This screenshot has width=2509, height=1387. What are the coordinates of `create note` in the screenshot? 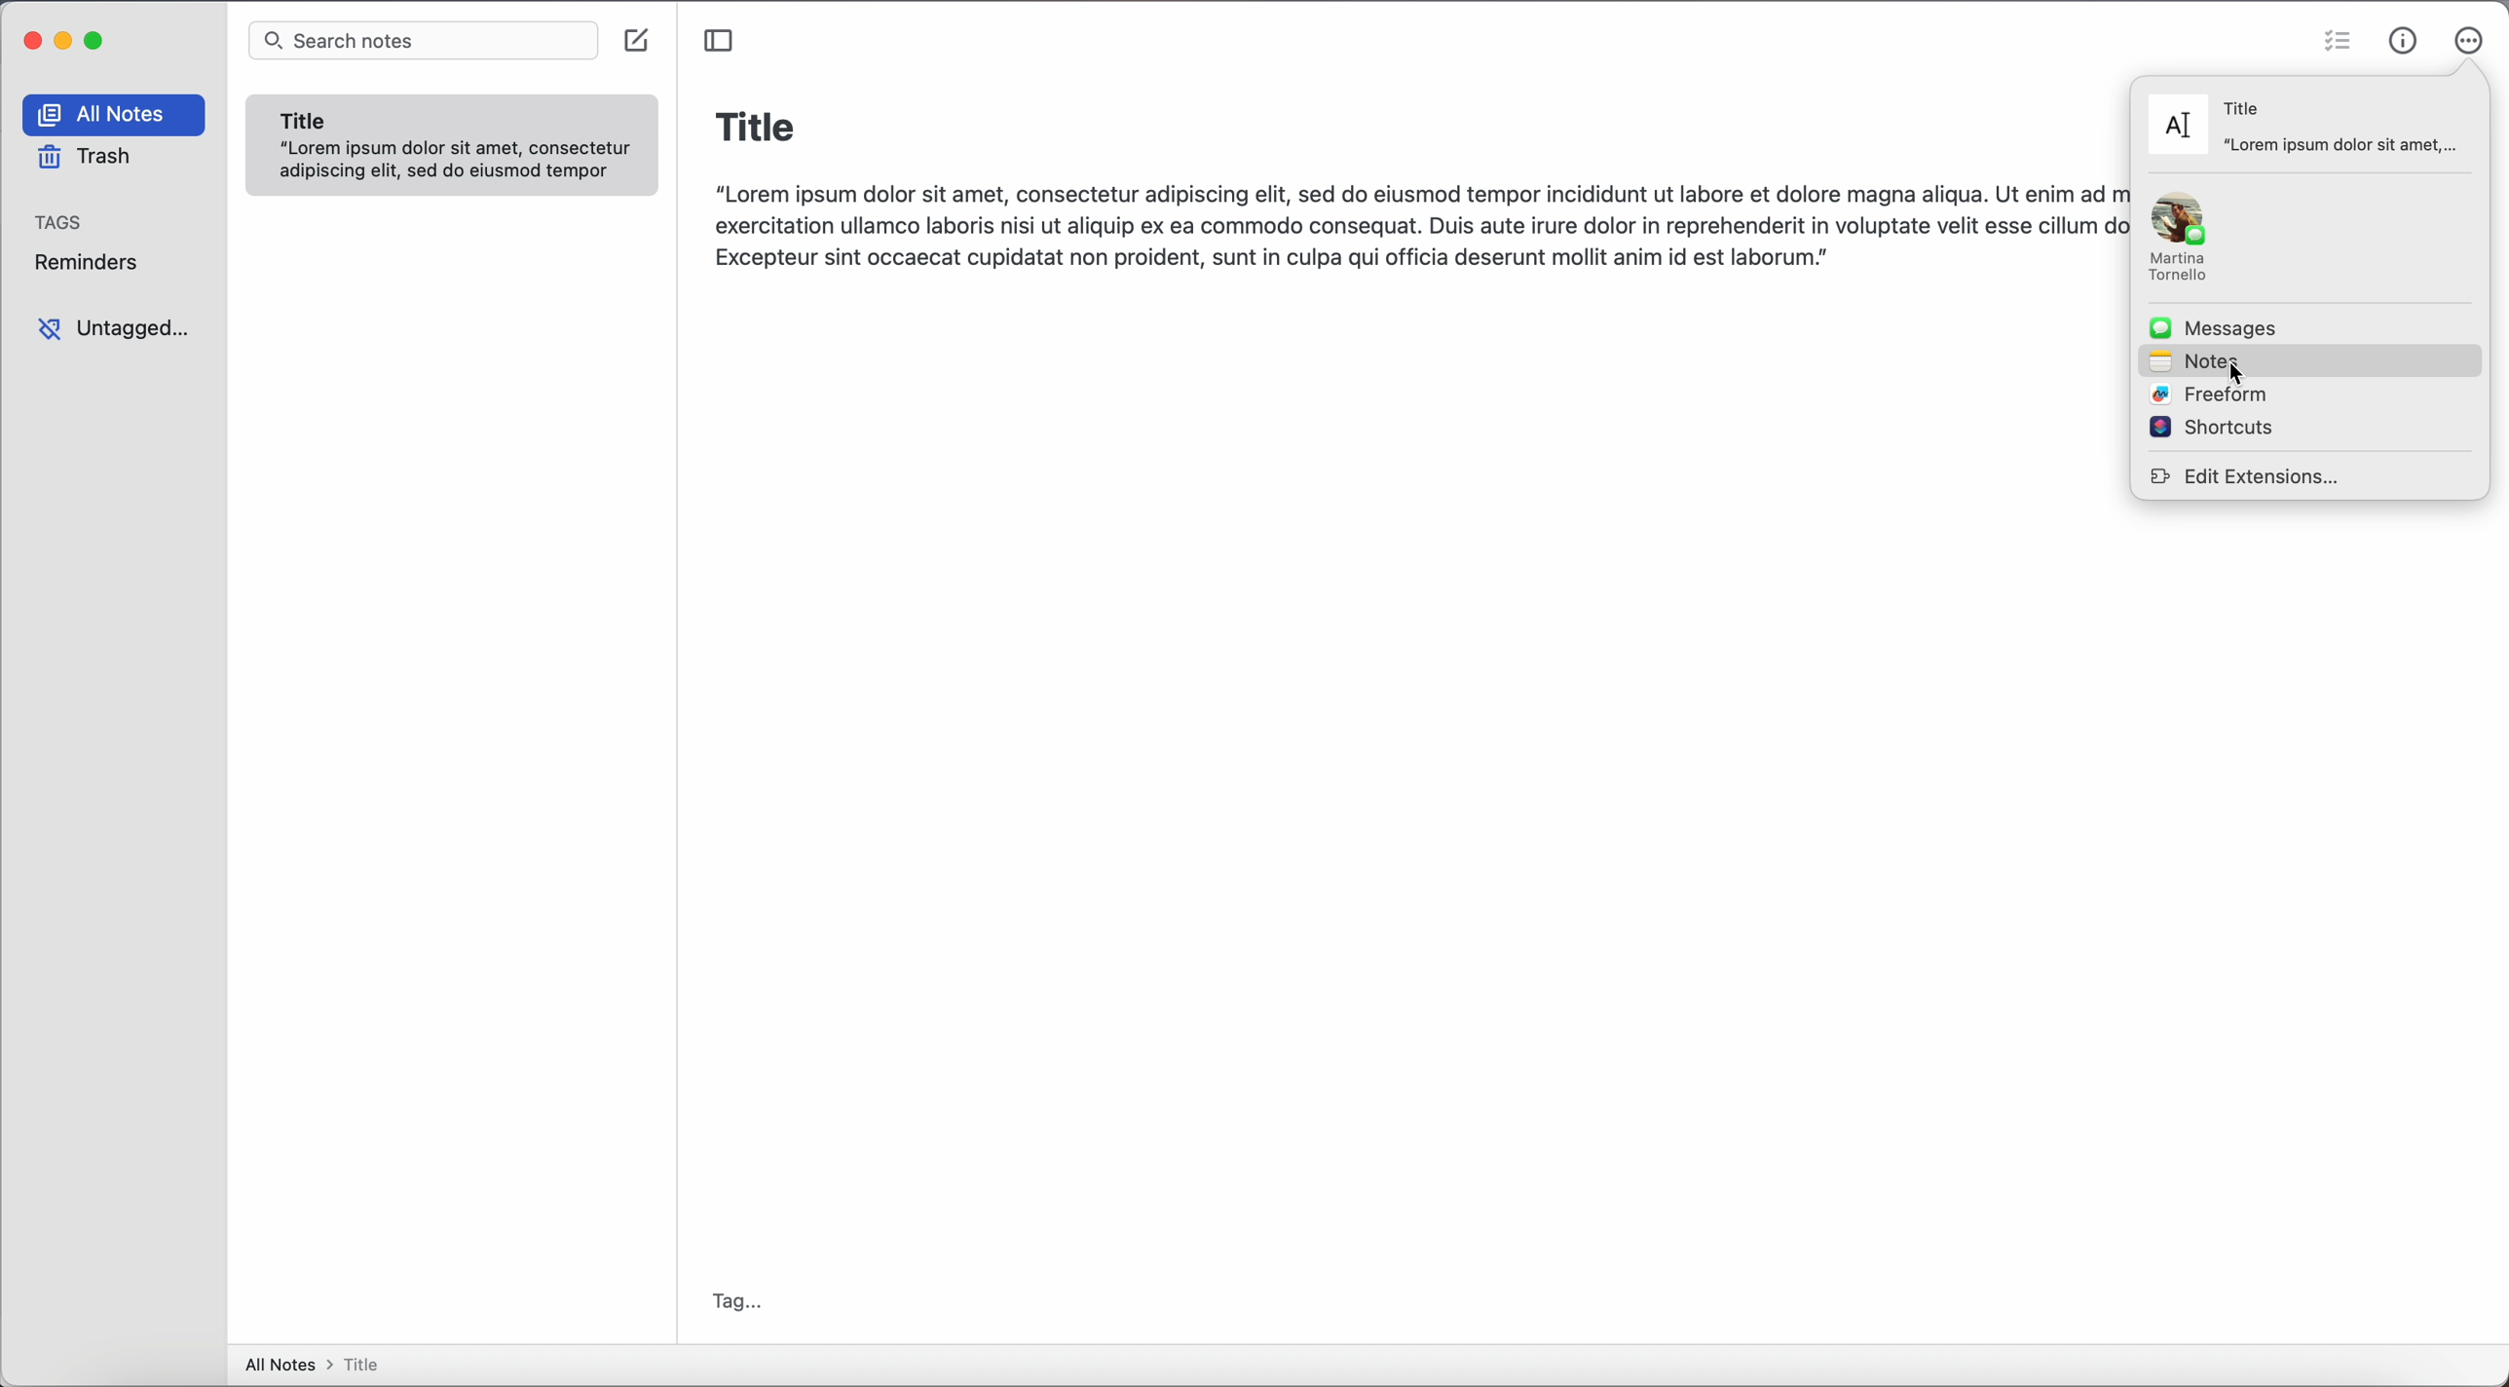 It's located at (640, 43).